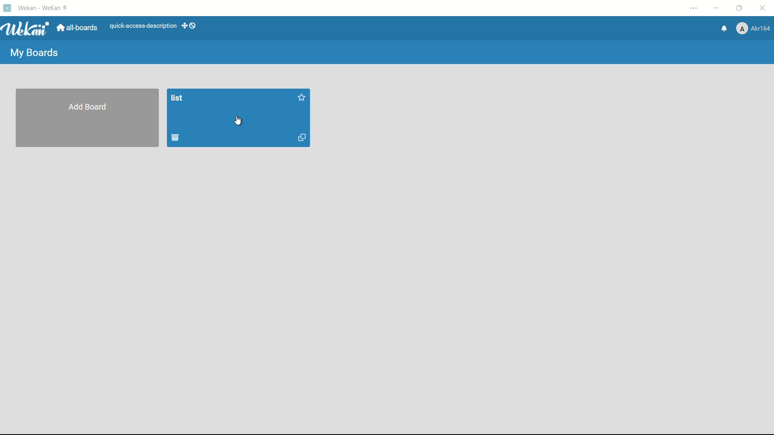  I want to click on board name, so click(175, 99).